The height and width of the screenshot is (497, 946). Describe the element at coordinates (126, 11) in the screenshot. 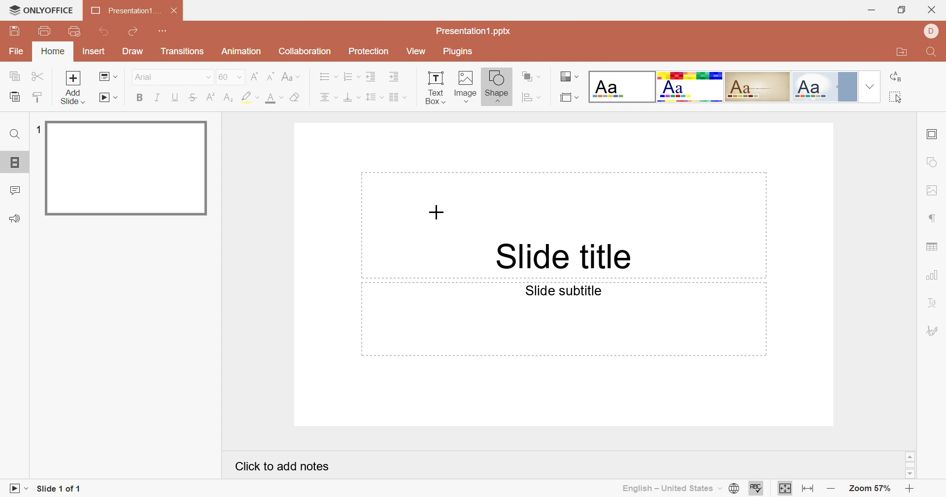

I see `Presentation1...` at that location.